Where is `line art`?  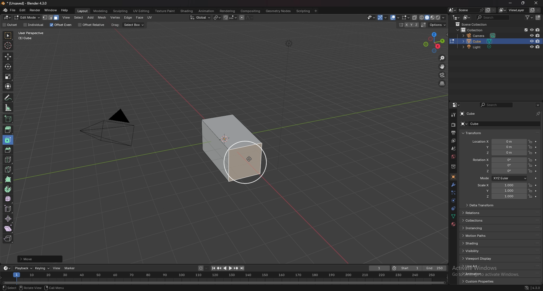 line art is located at coordinates (478, 266).